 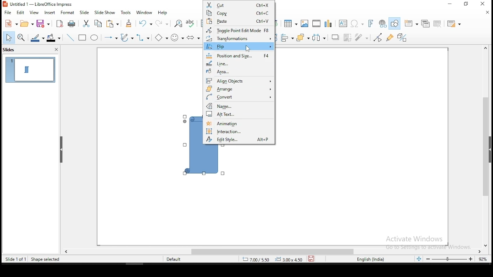 I want to click on line color, so click(x=38, y=37).